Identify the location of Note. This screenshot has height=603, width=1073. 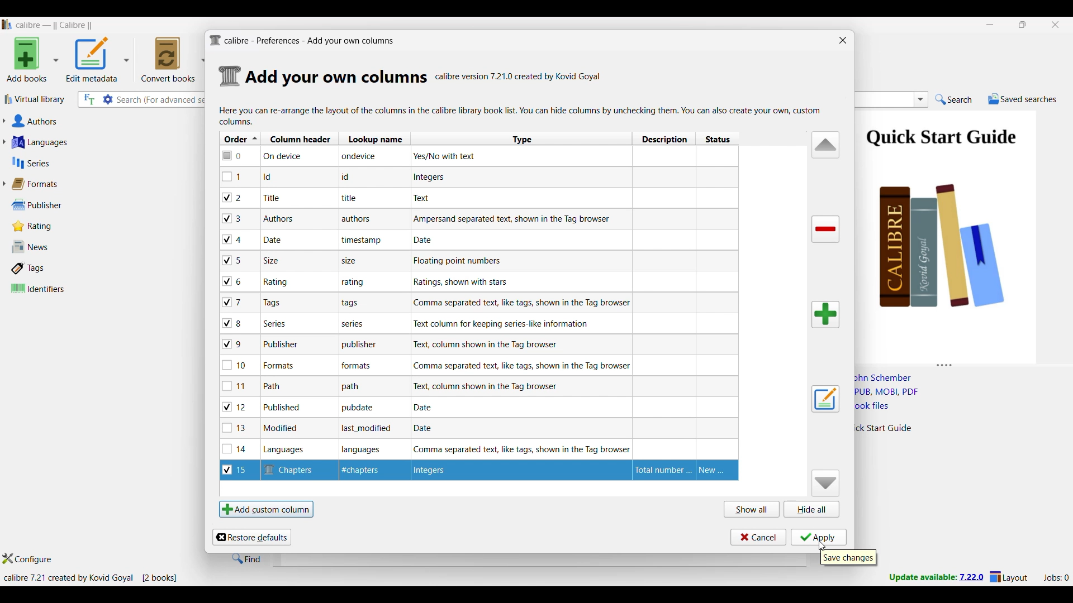
(367, 471).